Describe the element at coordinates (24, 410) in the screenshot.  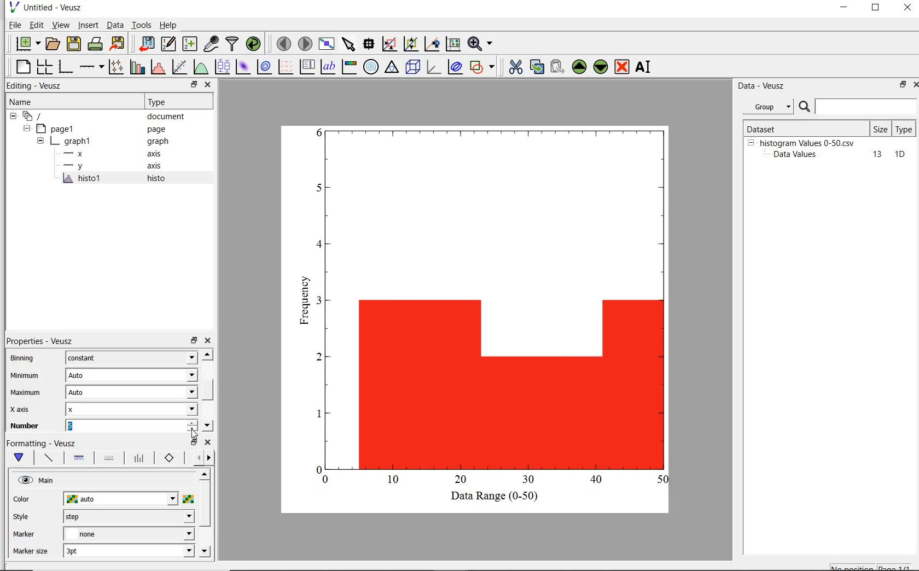
I see `X axis` at that location.